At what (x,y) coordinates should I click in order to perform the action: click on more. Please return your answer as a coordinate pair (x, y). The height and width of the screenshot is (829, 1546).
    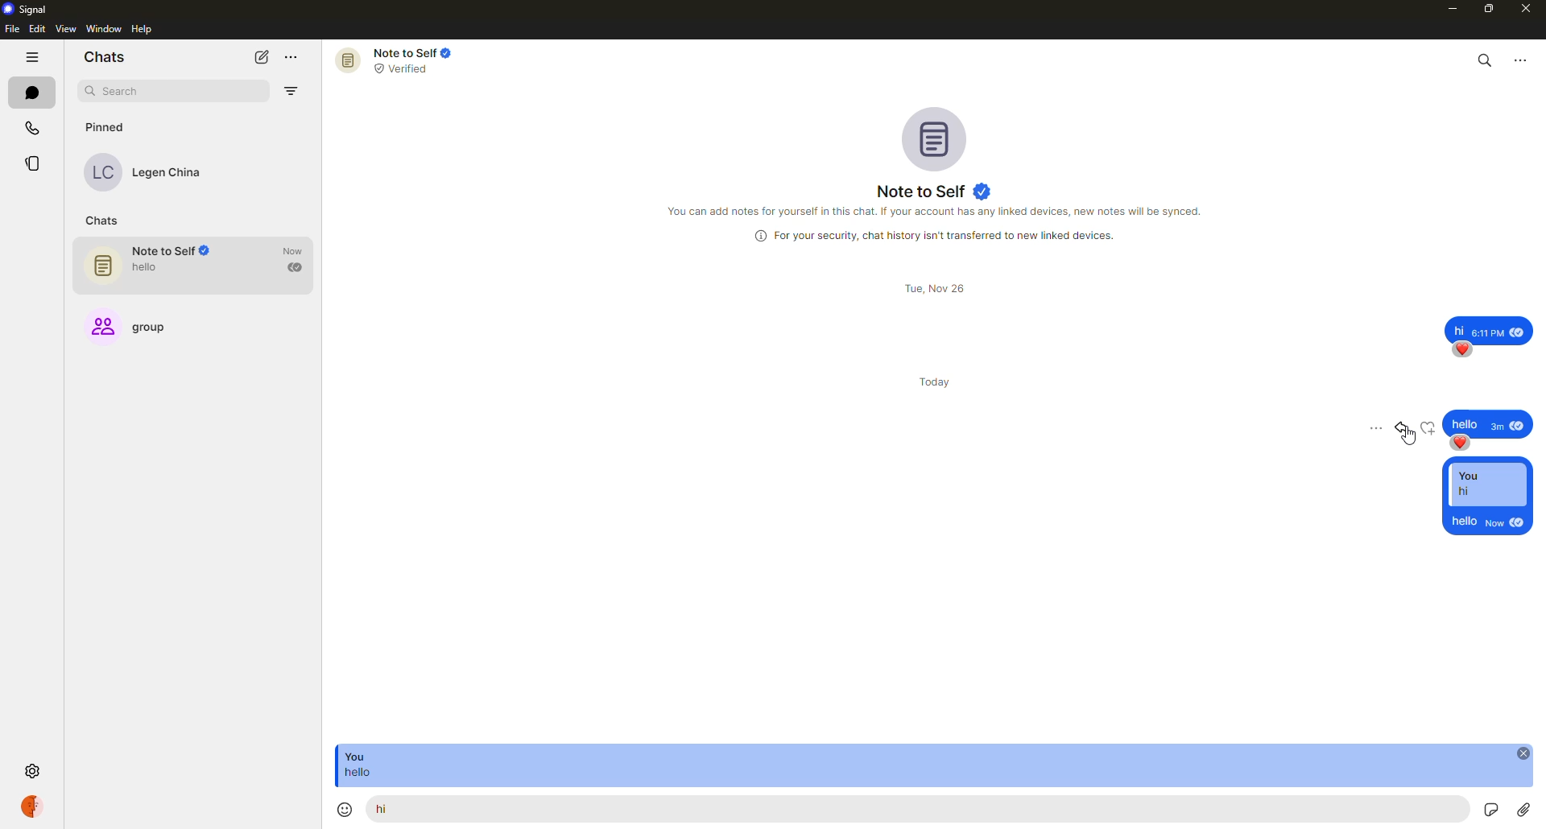
    Looking at the image, I should click on (1379, 431).